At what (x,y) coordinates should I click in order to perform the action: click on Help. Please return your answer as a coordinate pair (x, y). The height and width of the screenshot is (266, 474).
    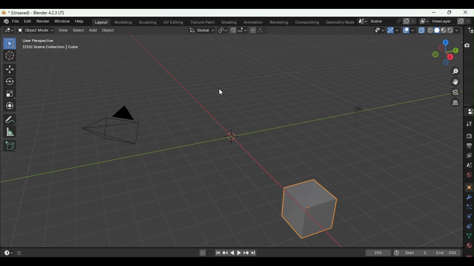
    Looking at the image, I should click on (79, 21).